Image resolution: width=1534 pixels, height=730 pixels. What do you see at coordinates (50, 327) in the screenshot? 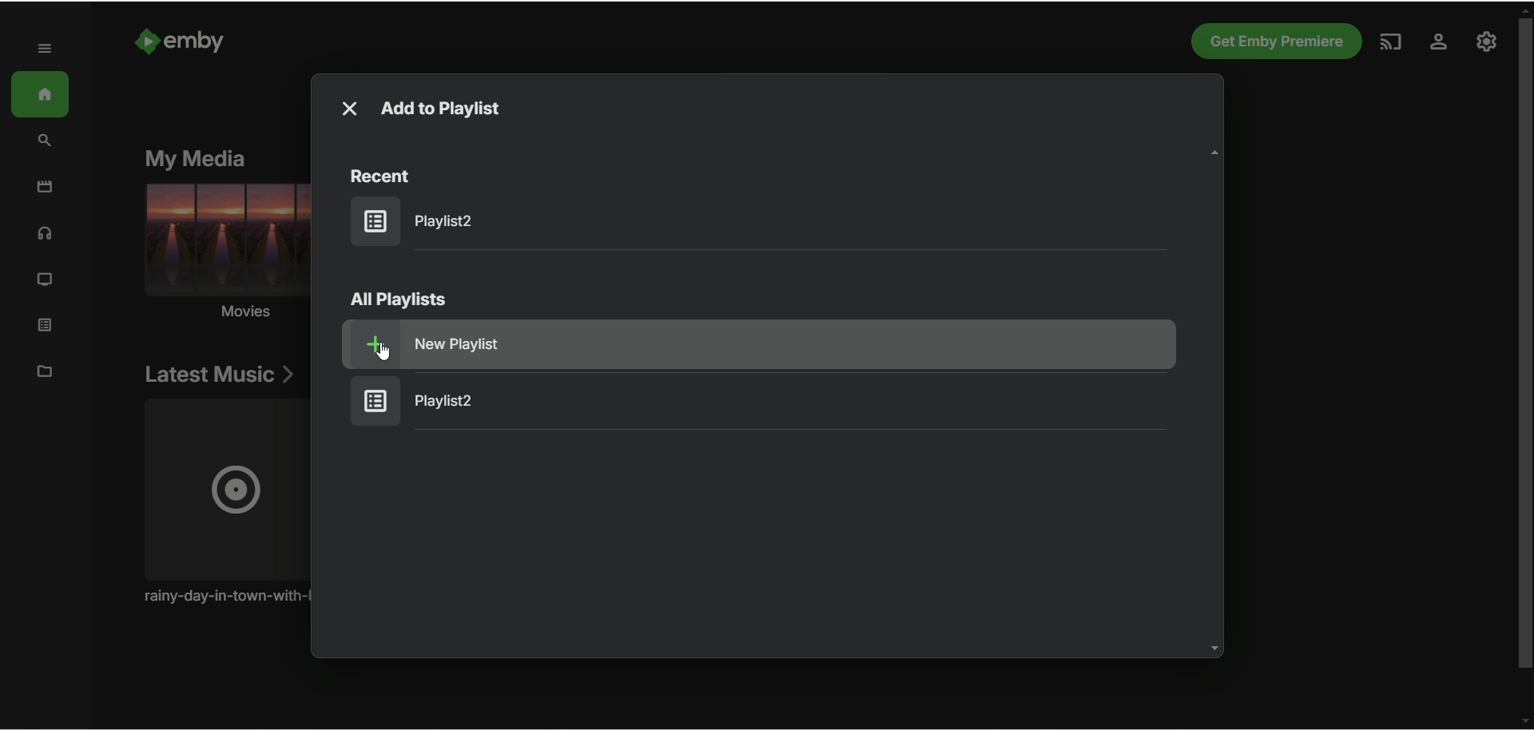
I see `playlist` at bounding box center [50, 327].